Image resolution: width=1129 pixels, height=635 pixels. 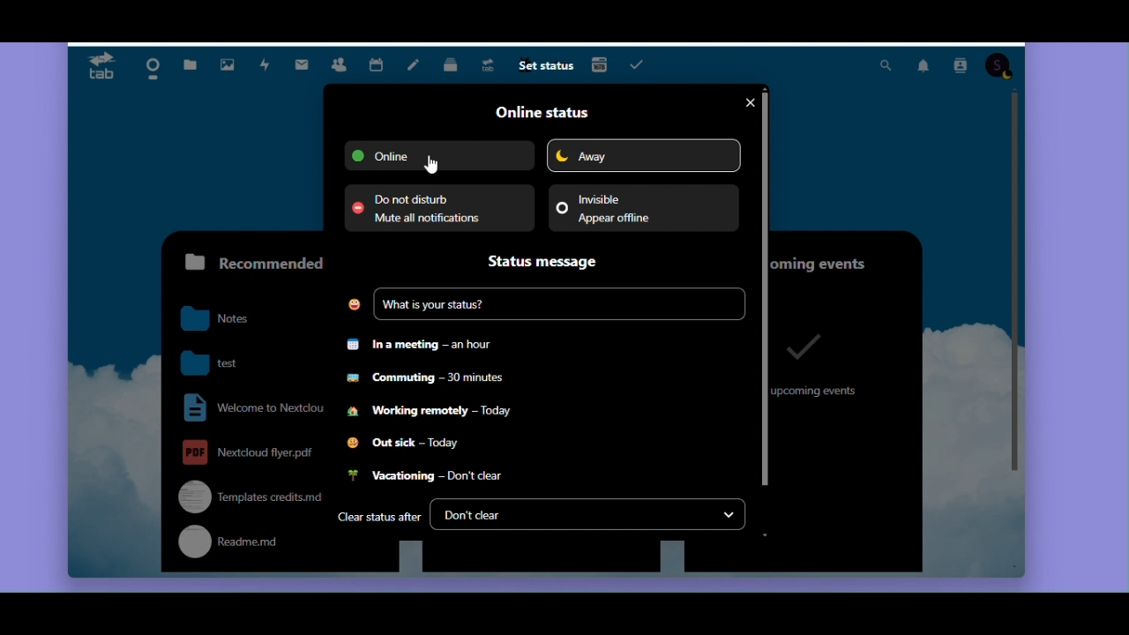 What do you see at coordinates (960, 67) in the screenshot?
I see `Contact search` at bounding box center [960, 67].